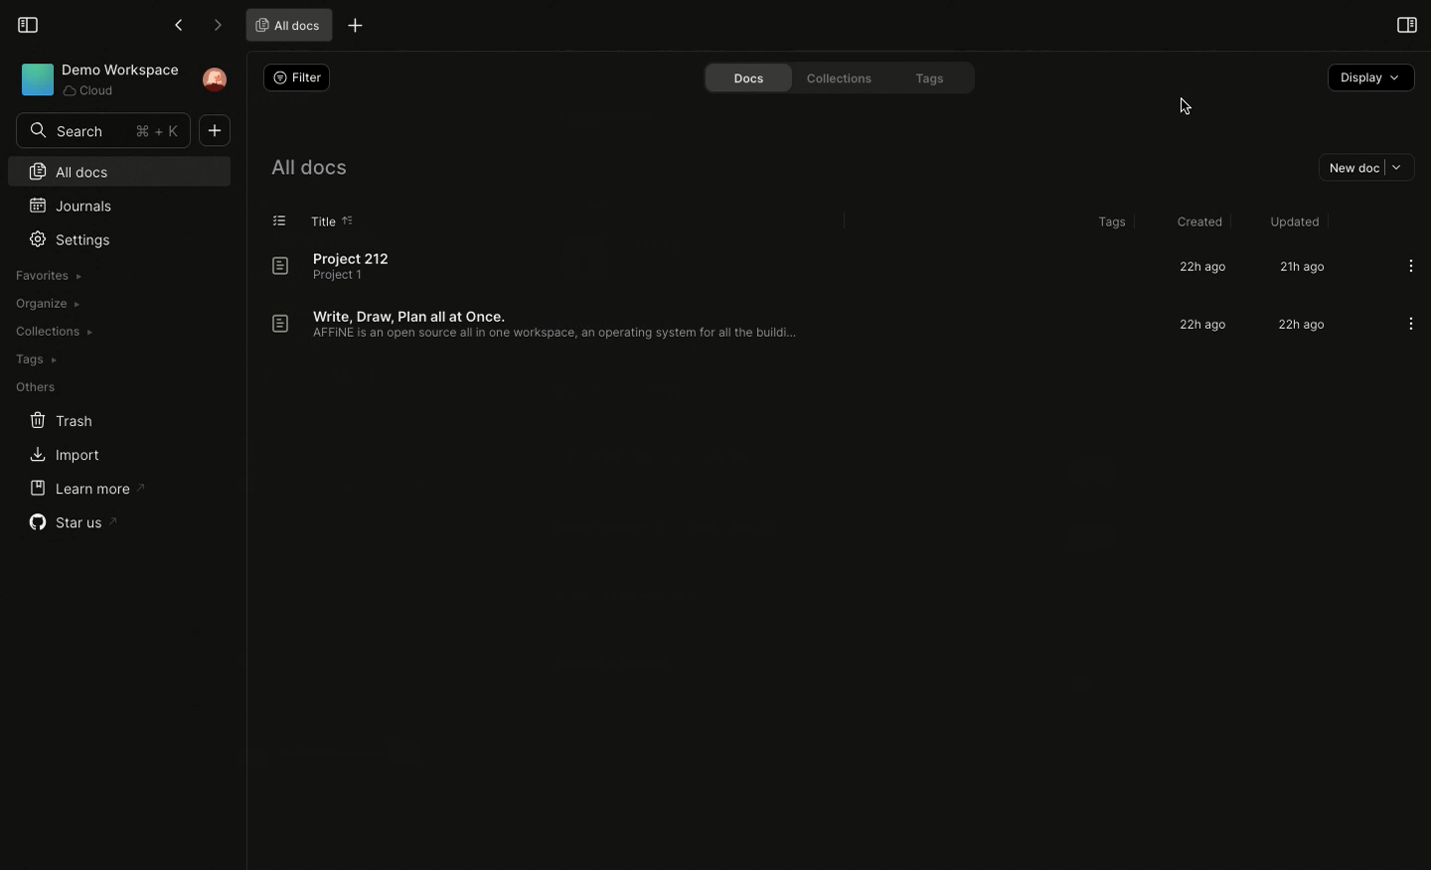  Describe the element at coordinates (45, 302) in the screenshot. I see `Organize` at that location.